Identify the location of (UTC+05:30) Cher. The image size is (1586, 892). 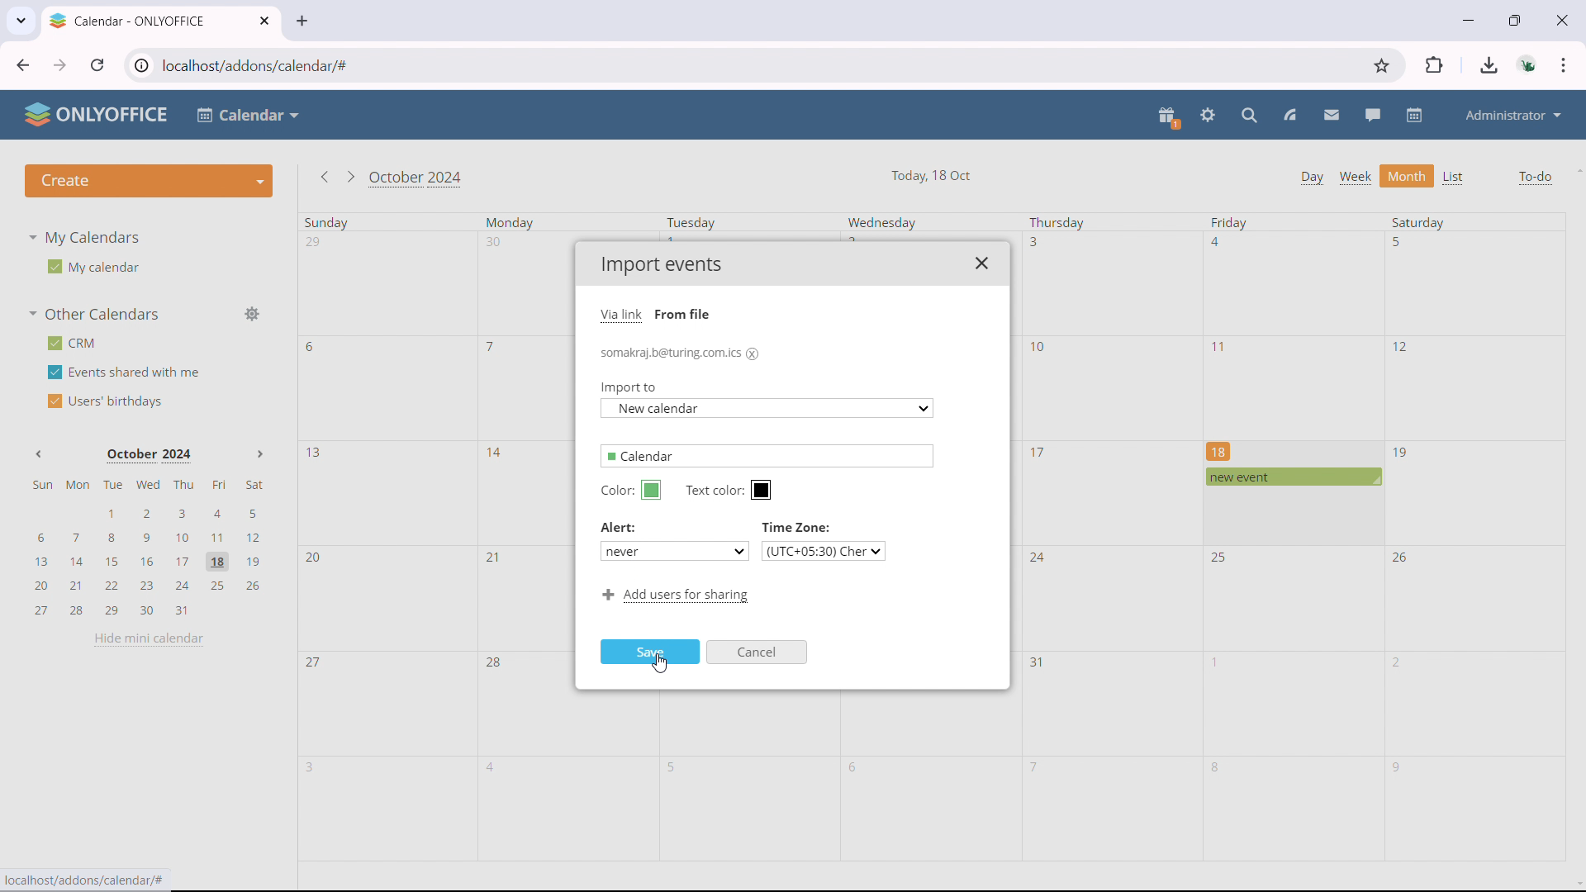
(824, 553).